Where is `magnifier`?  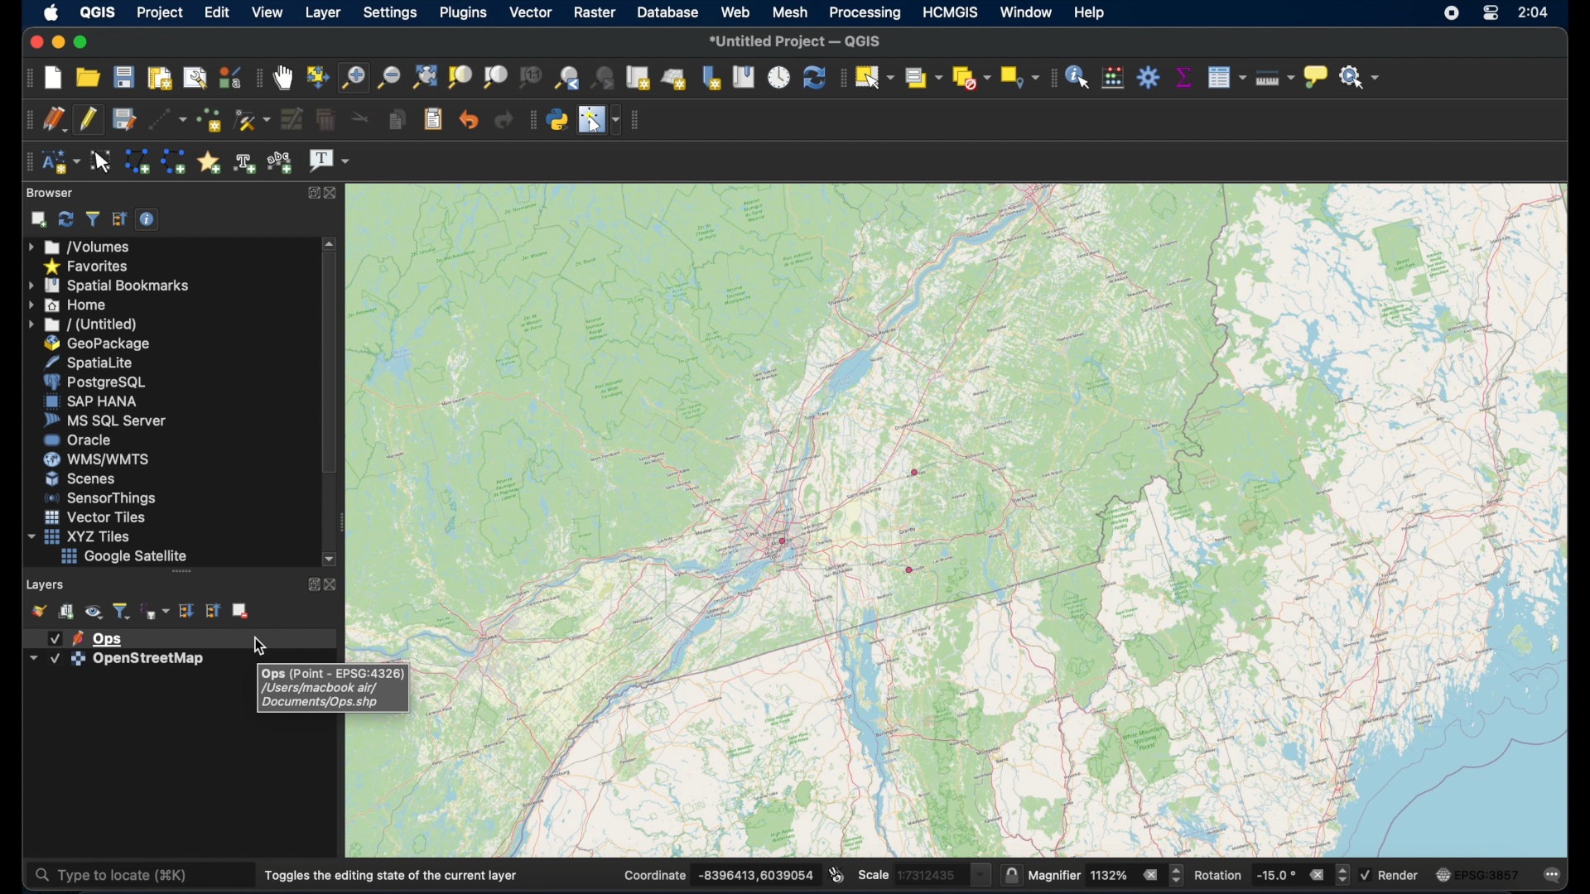 magnifier is located at coordinates (1106, 873).